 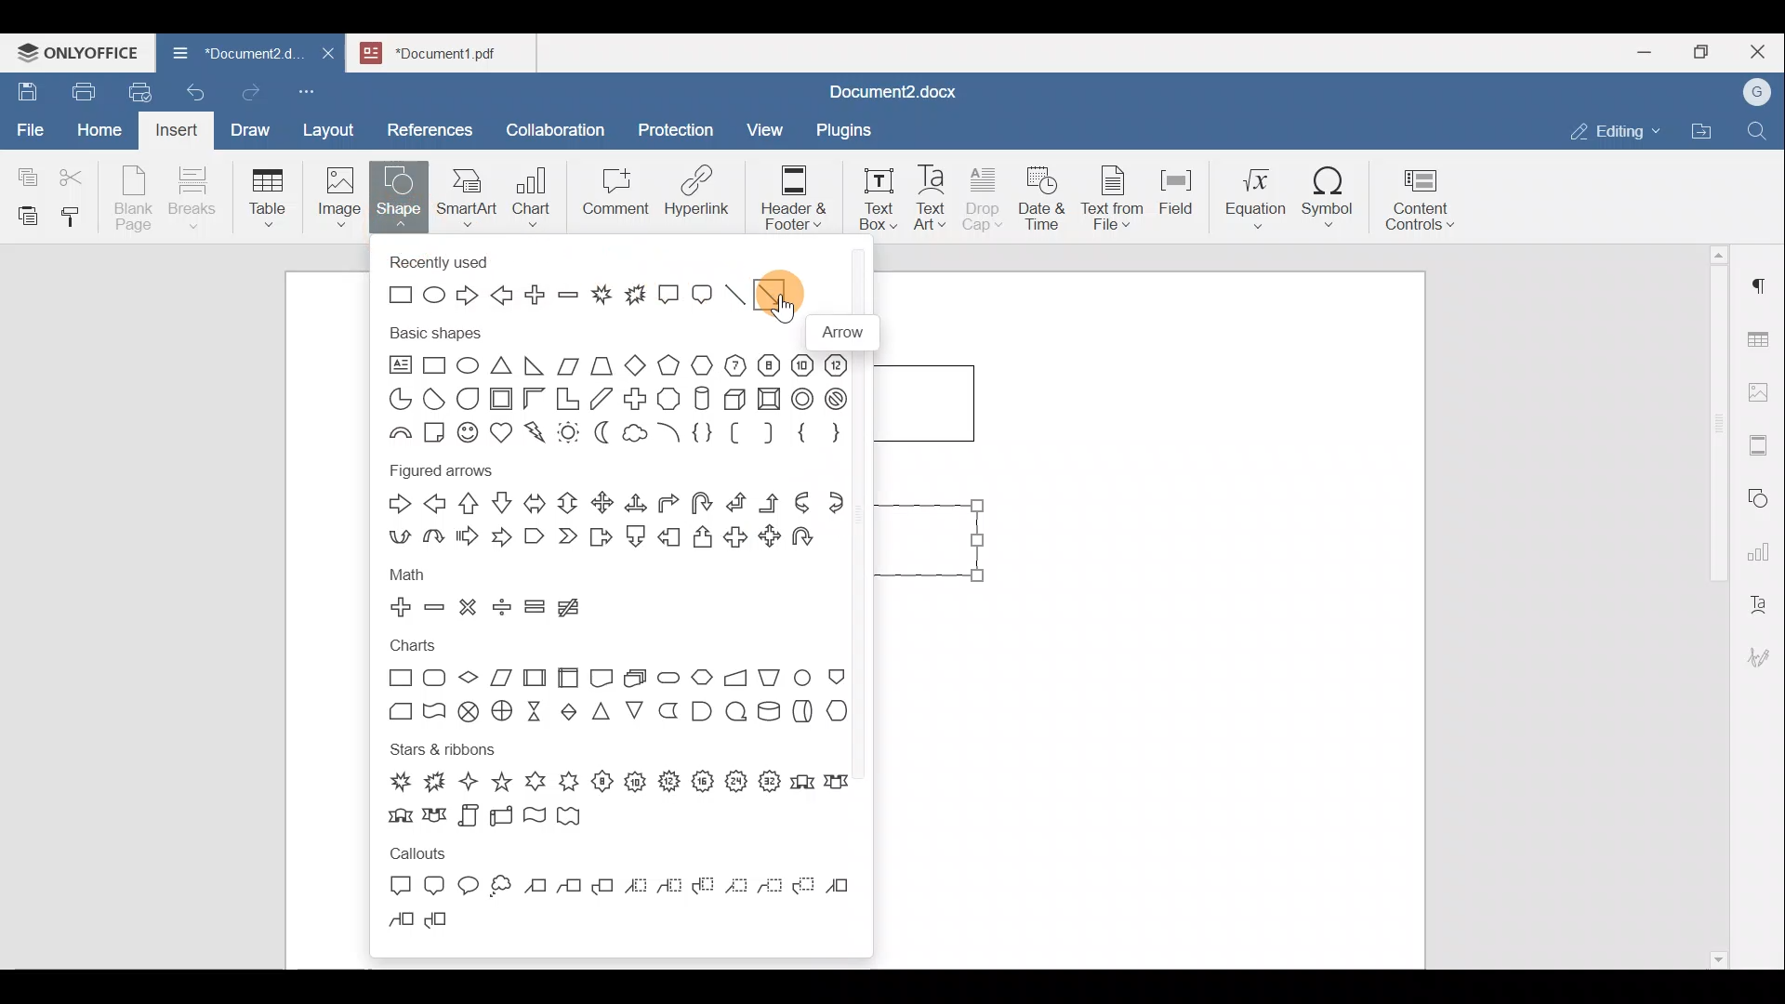 What do you see at coordinates (787, 196) in the screenshot?
I see `Header & footer` at bounding box center [787, 196].